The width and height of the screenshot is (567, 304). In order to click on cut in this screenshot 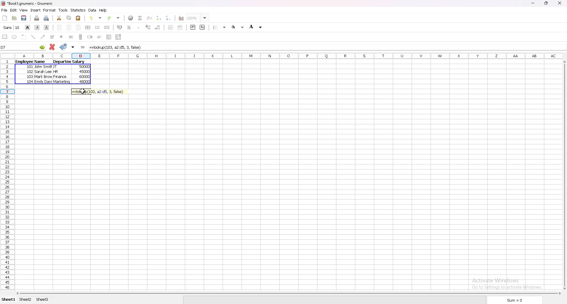, I will do `click(59, 18)`.